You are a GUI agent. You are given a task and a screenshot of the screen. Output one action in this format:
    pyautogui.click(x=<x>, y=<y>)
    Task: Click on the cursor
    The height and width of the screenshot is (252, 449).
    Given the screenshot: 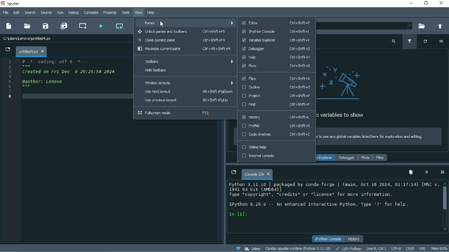 What is the action you would take?
    pyautogui.click(x=161, y=24)
    